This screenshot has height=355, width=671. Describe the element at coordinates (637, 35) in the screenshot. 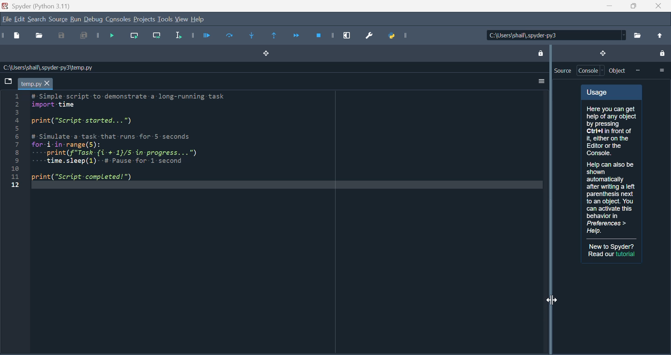

I see `browse a working directory` at that location.